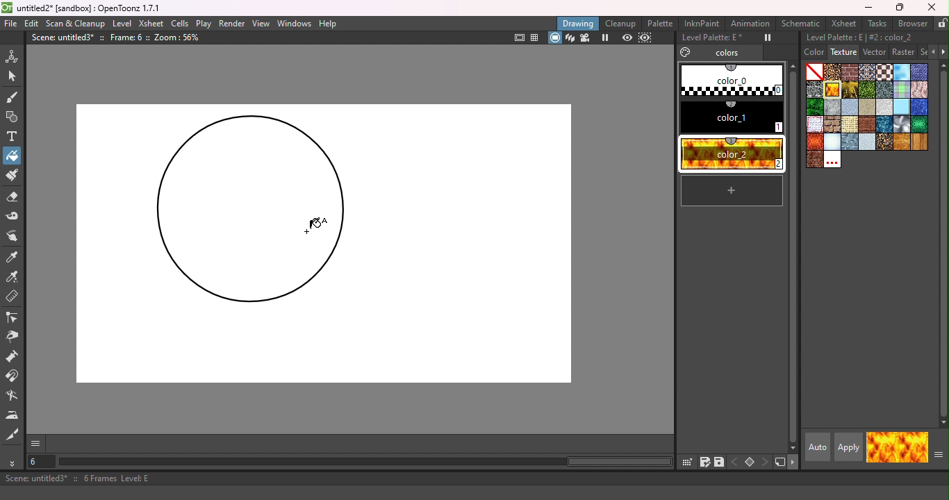 The image size is (949, 500). Describe the element at coordinates (867, 107) in the screenshot. I see `Paper 4.bmp` at that location.